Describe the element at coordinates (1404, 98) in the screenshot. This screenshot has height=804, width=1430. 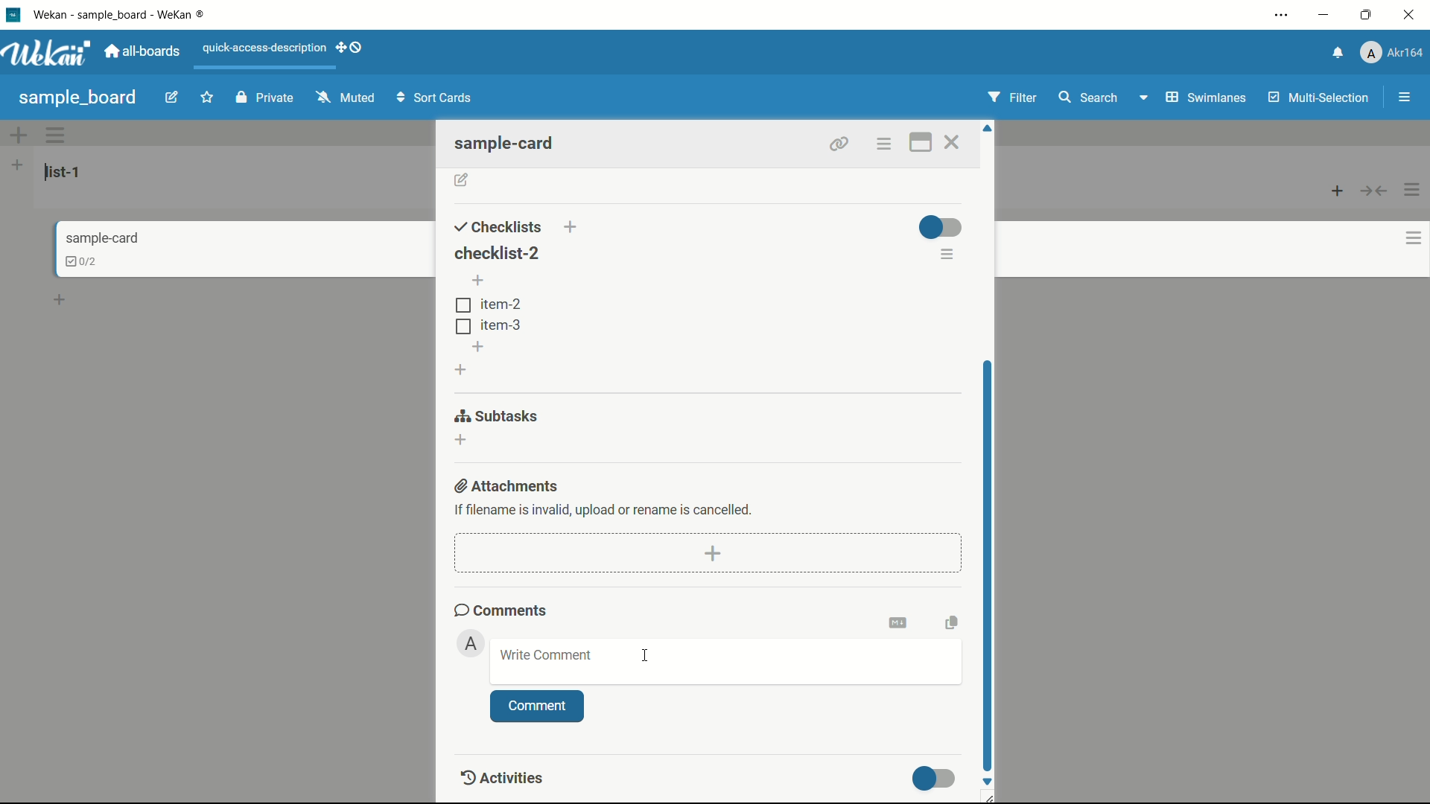
I see `show/hide sidebar` at that location.